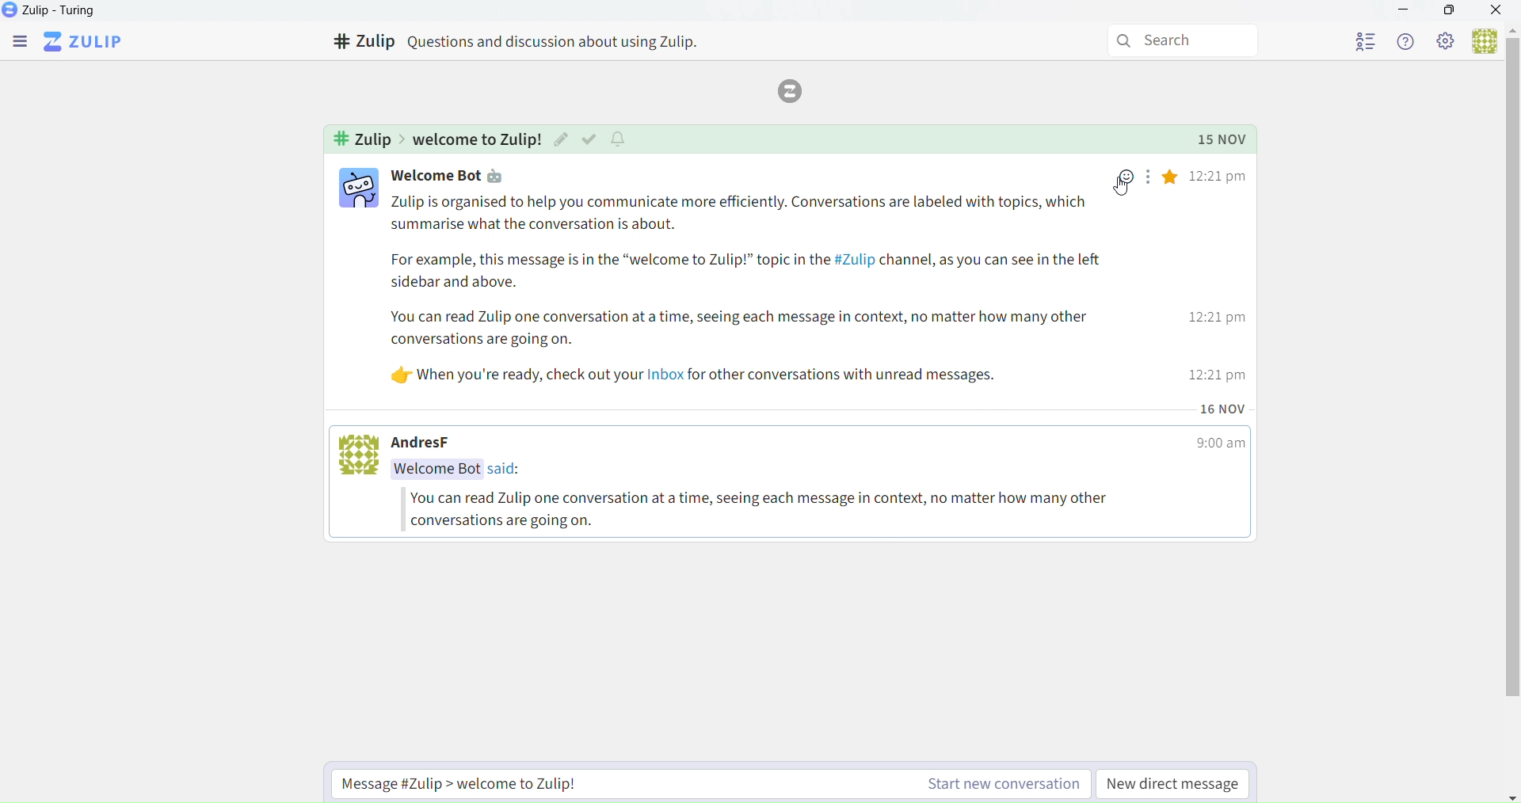 The width and height of the screenshot is (1521, 803). Describe the element at coordinates (1146, 180) in the screenshot. I see `more options` at that location.